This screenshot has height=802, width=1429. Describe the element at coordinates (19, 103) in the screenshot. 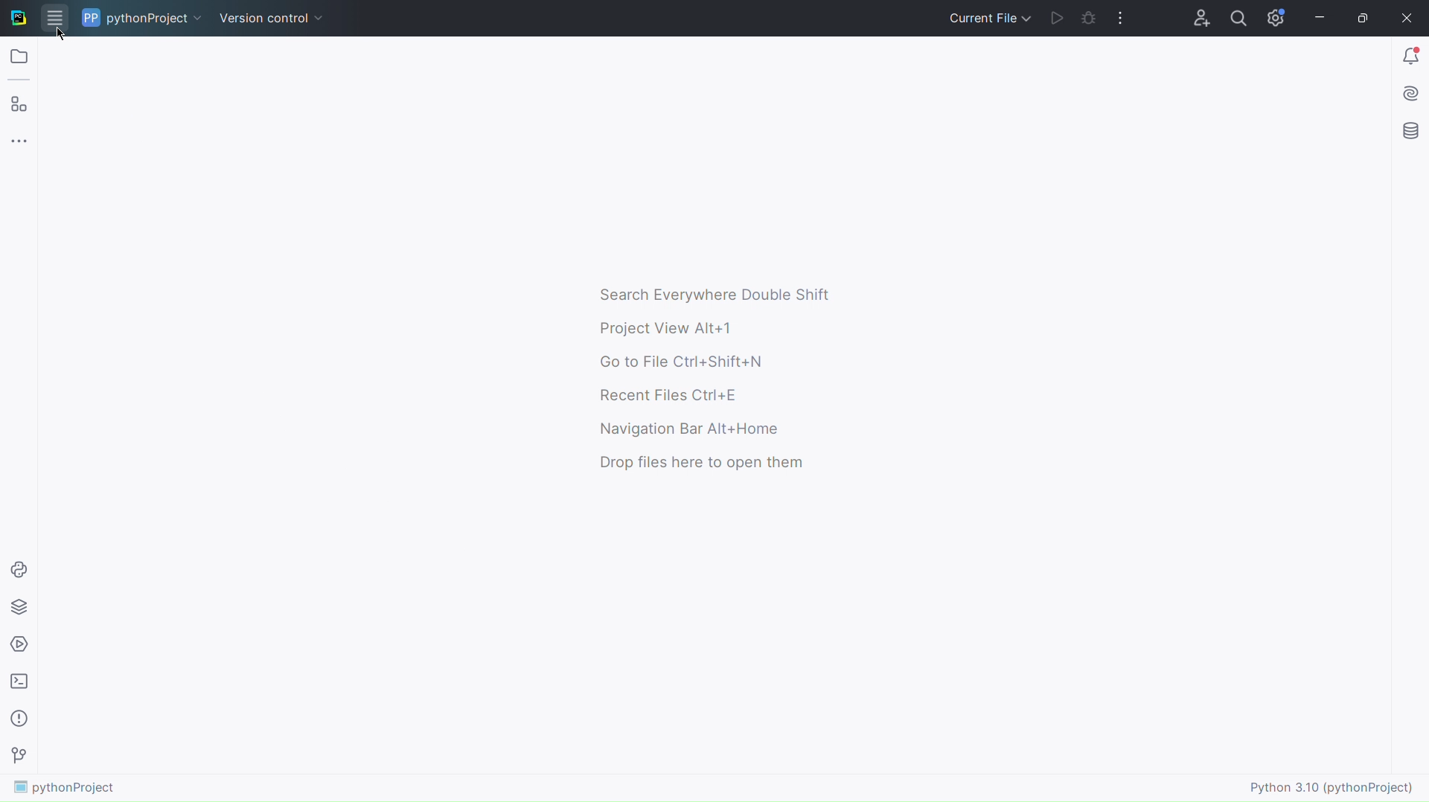

I see `Plugins` at that location.